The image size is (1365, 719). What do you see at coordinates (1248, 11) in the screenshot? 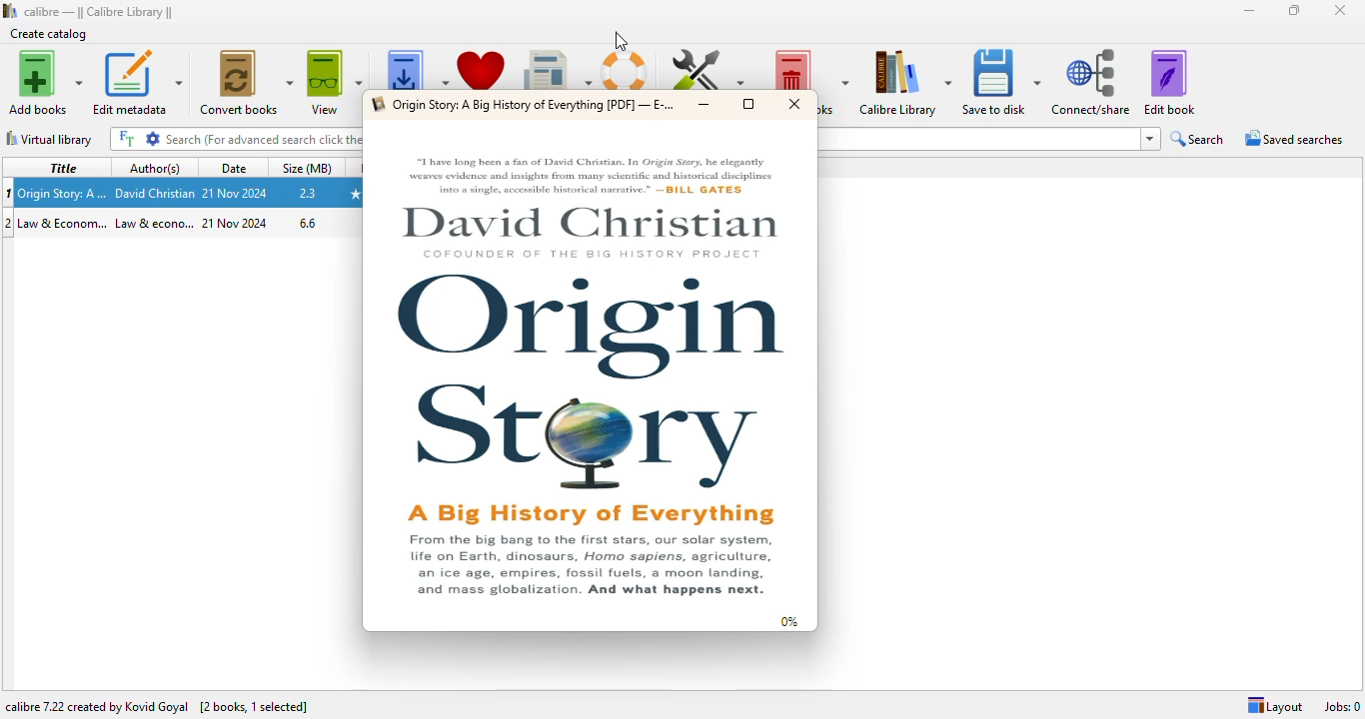
I see `minimize` at bounding box center [1248, 11].